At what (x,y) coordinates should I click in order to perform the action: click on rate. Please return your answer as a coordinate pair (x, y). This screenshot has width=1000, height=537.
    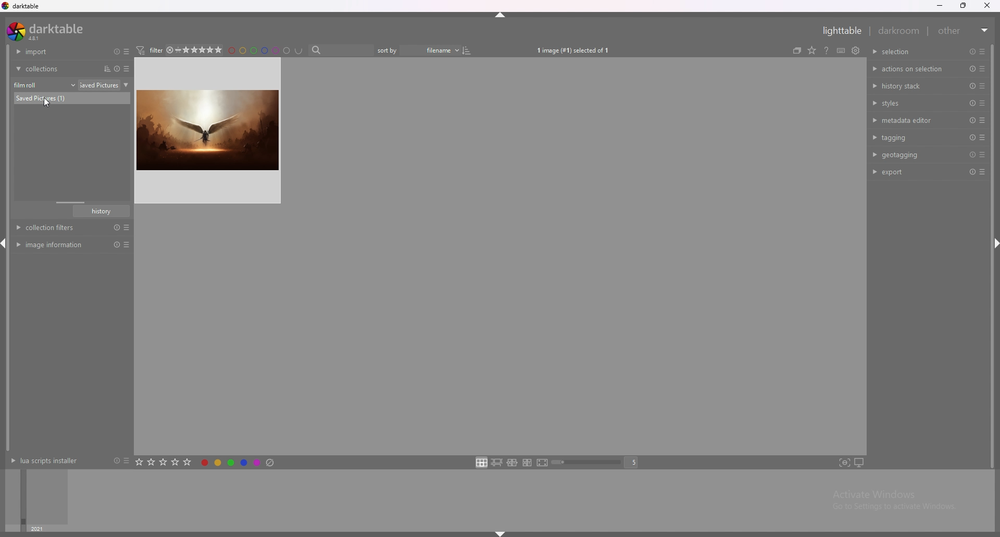
    Looking at the image, I should click on (164, 461).